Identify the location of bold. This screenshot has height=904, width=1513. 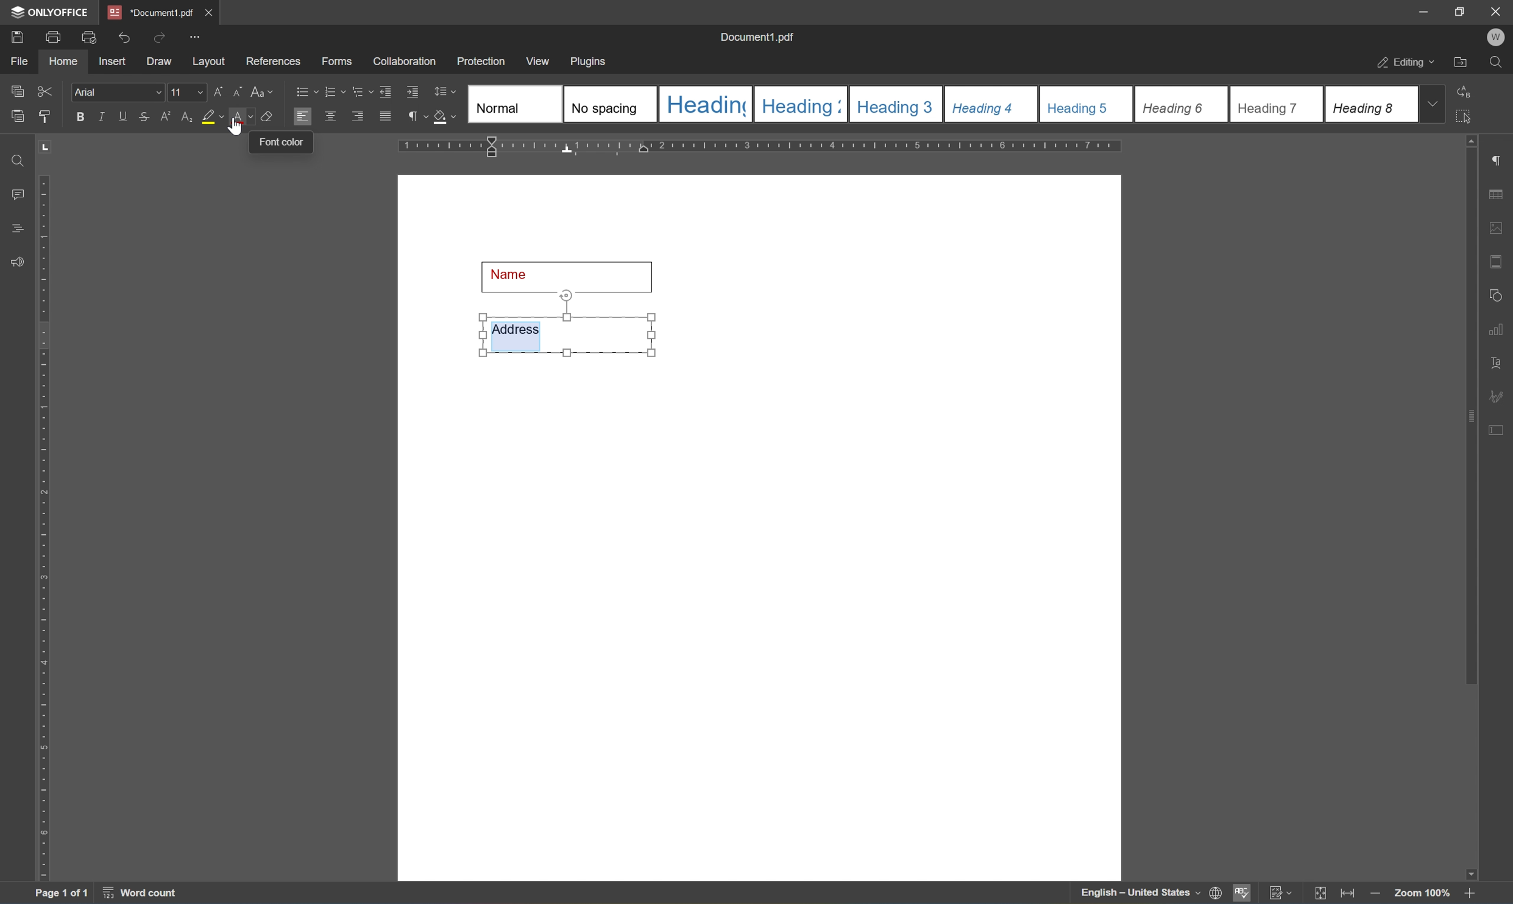
(79, 117).